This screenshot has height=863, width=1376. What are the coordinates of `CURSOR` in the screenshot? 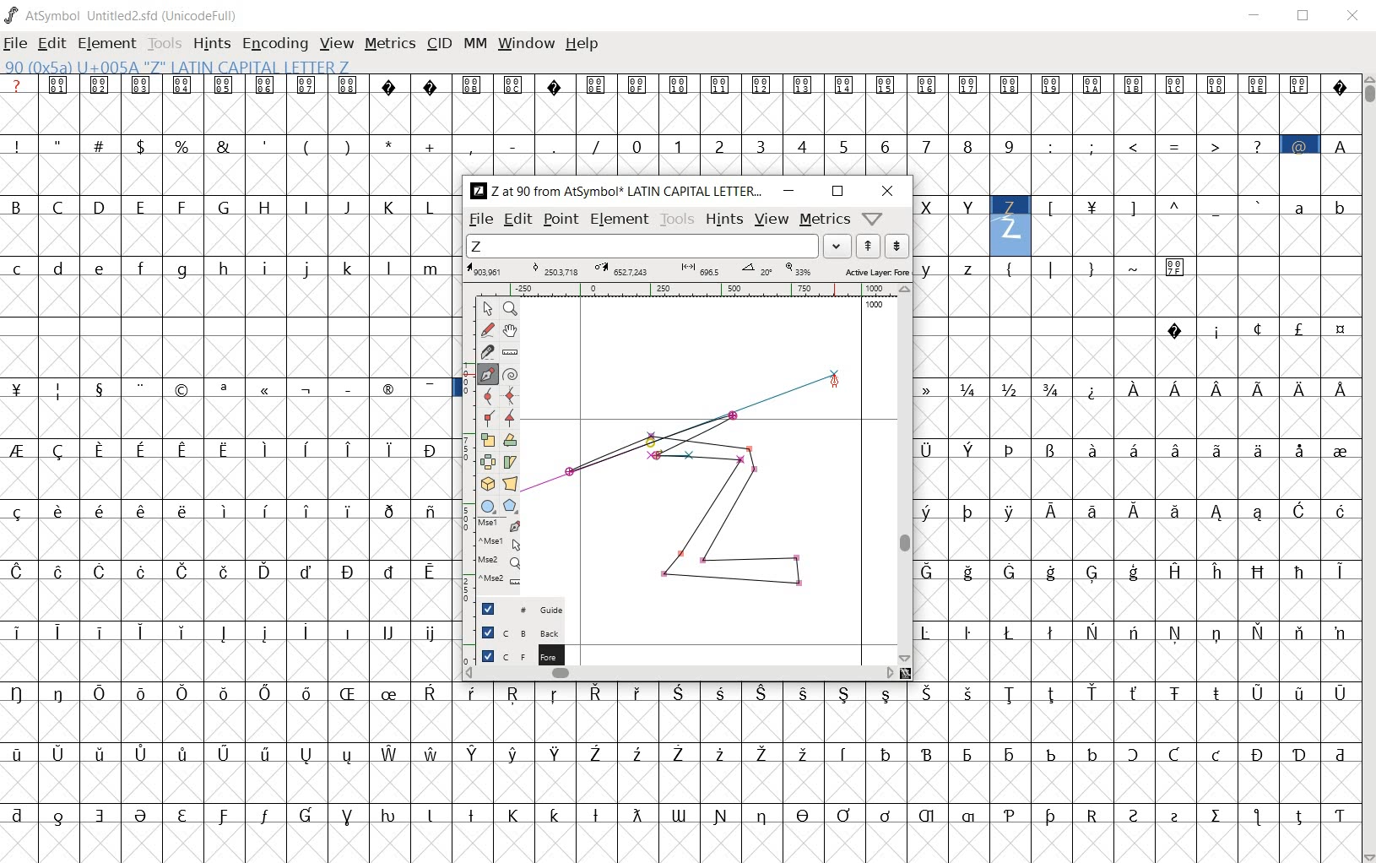 It's located at (837, 383).